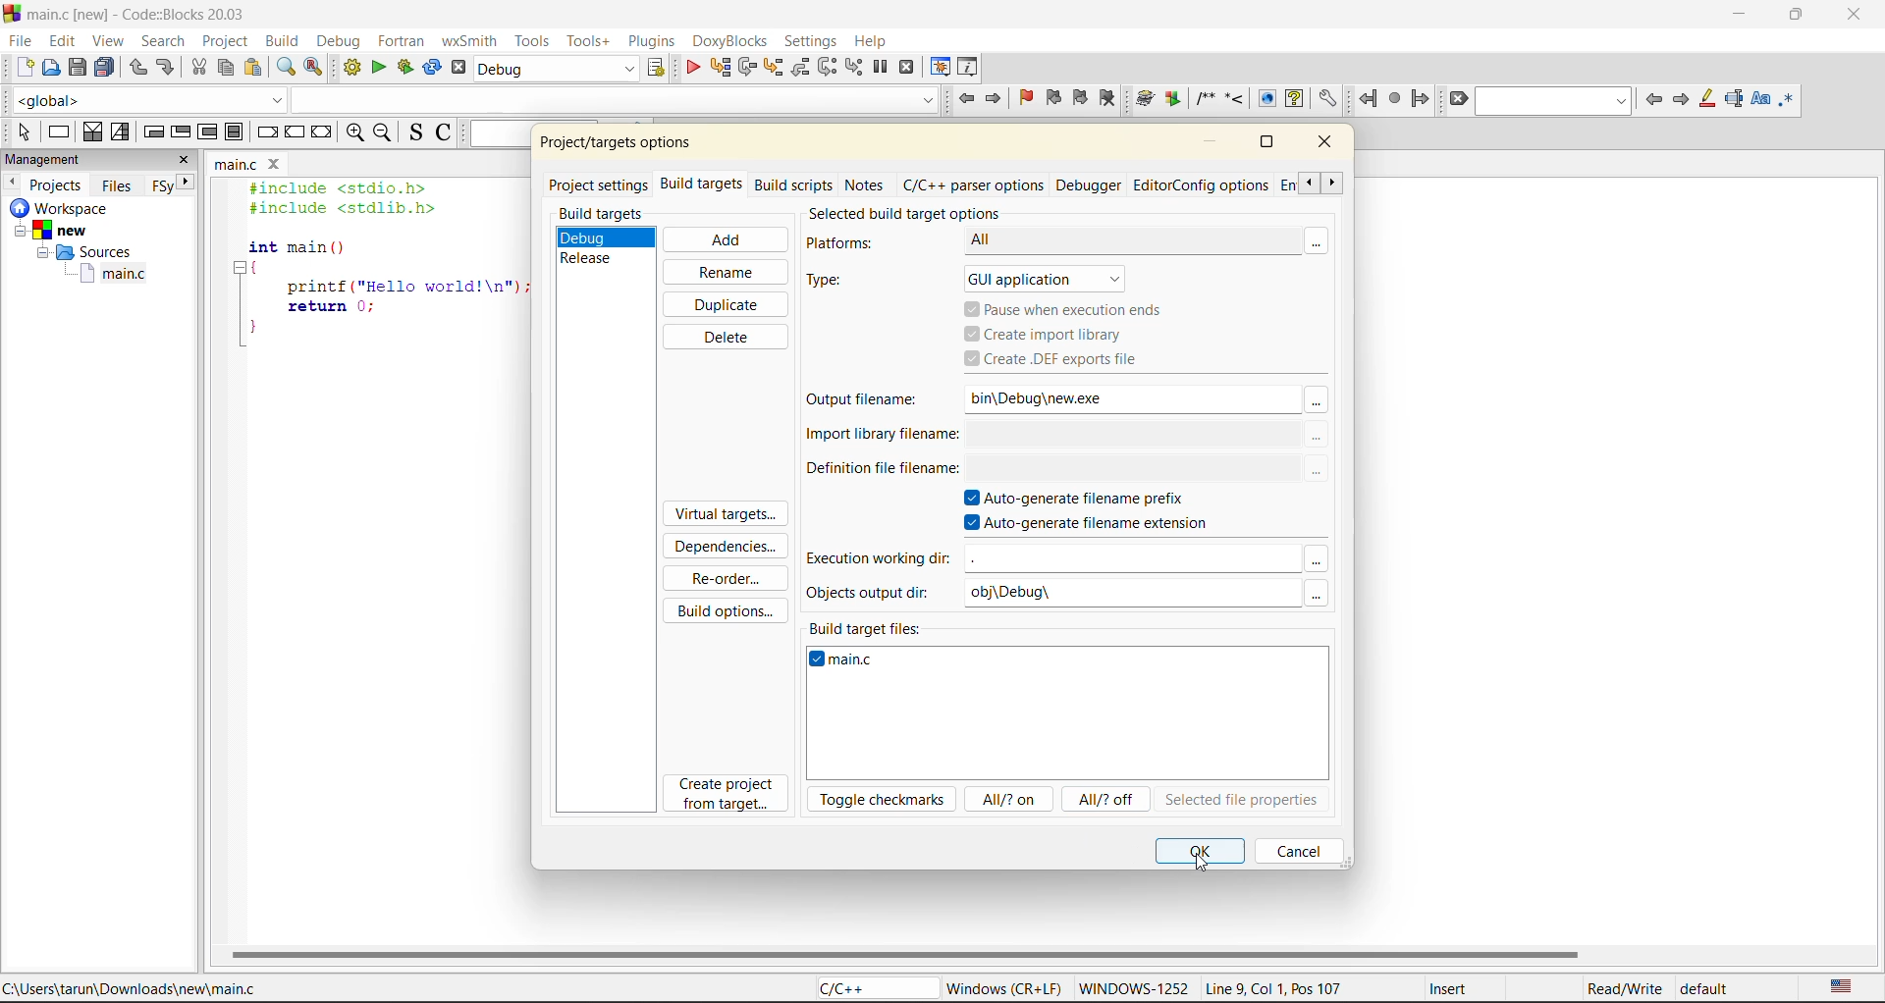 Image resolution: width=1885 pixels, height=1003 pixels. I want to click on debugging windows, so click(940, 68).